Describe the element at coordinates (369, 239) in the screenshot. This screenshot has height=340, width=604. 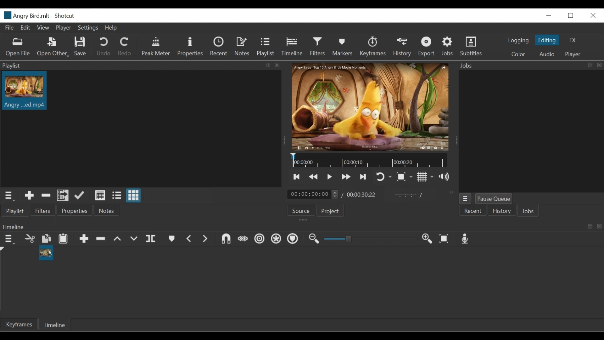
I see `Zoom slider` at that location.